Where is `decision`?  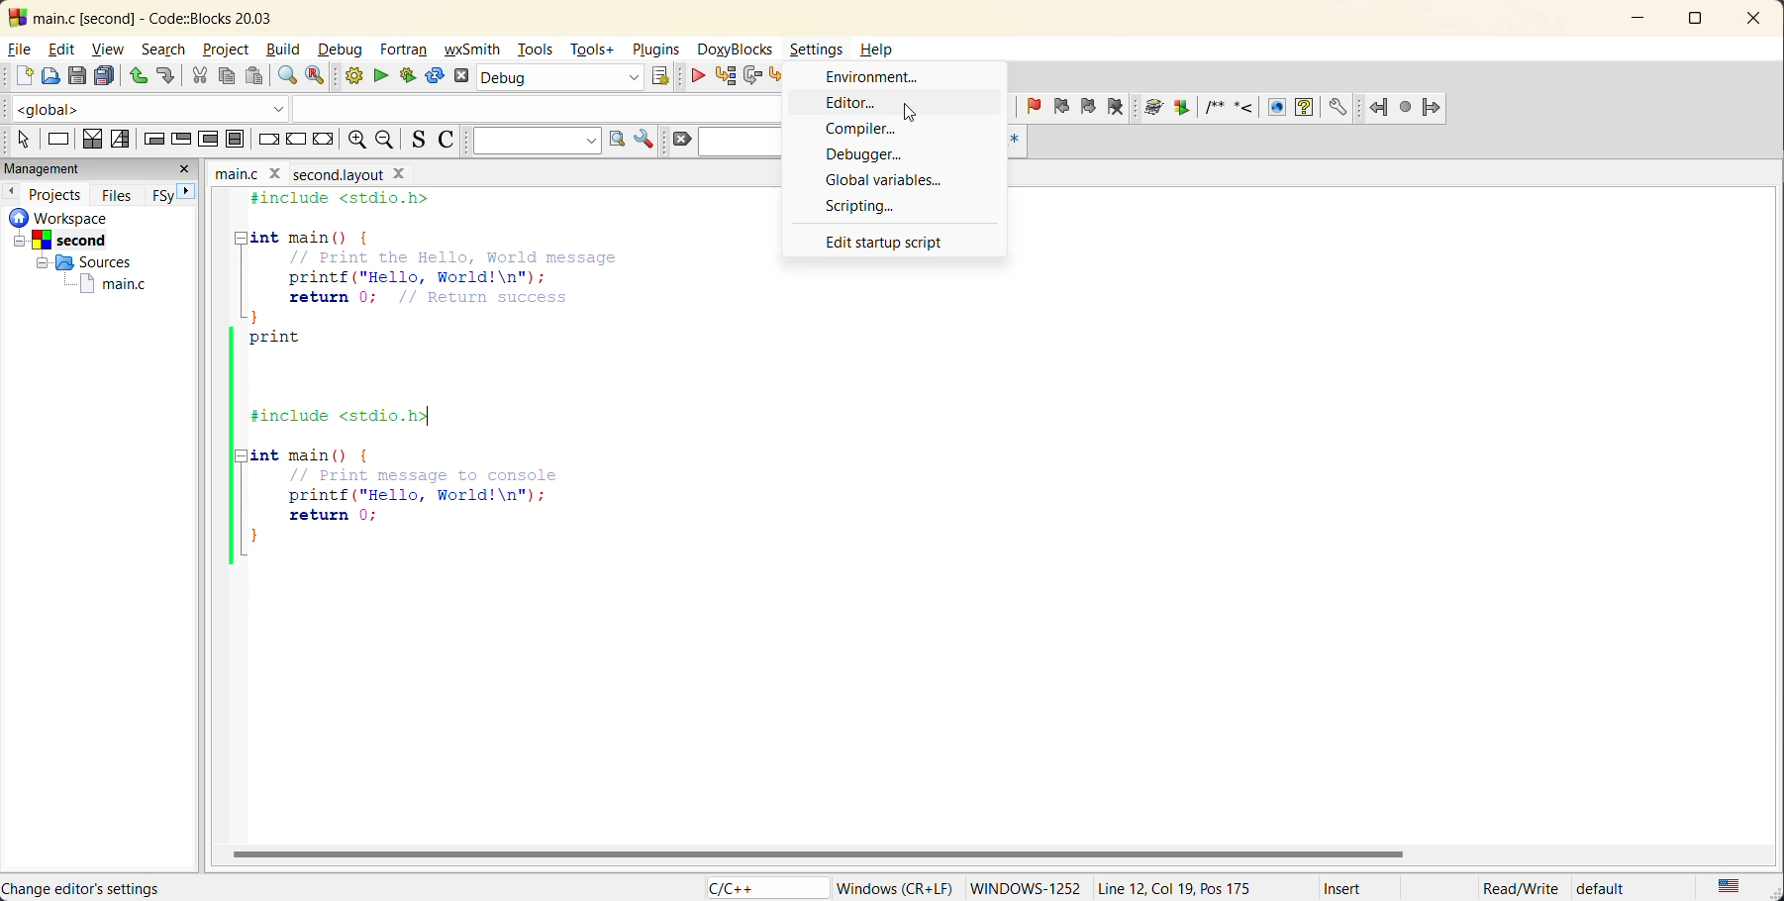
decision is located at coordinates (94, 139).